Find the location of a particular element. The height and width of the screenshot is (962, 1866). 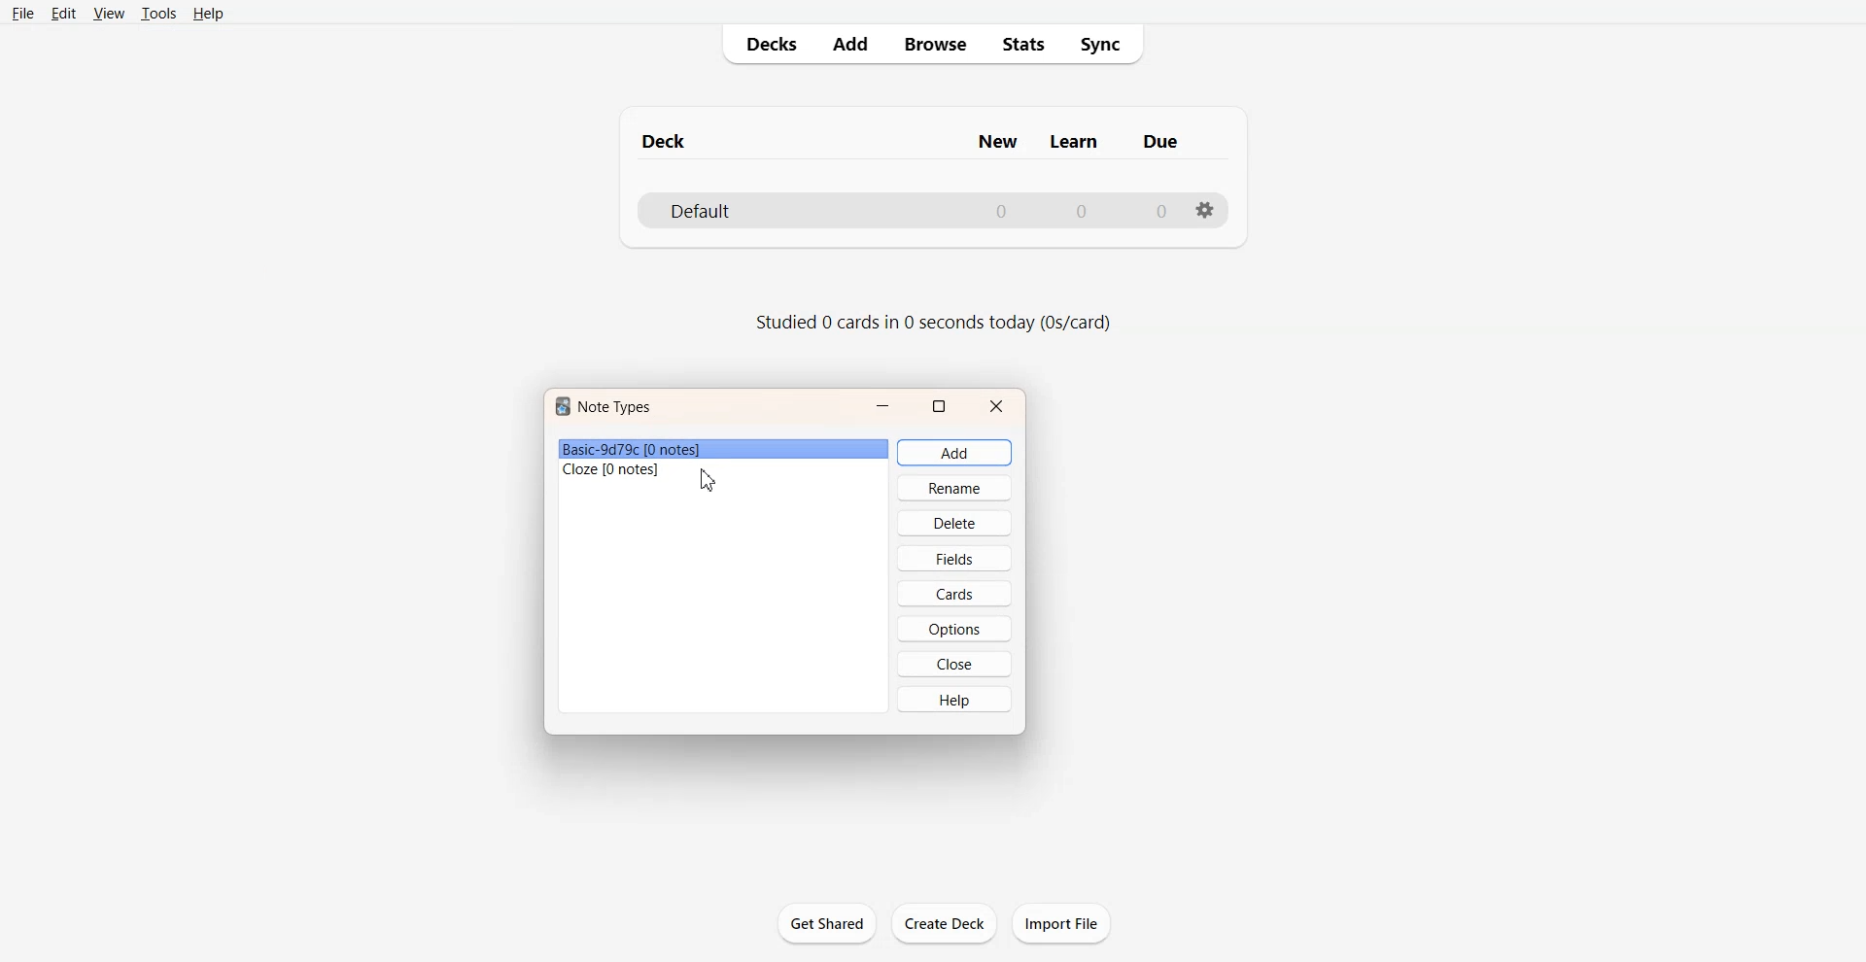

View is located at coordinates (108, 13).